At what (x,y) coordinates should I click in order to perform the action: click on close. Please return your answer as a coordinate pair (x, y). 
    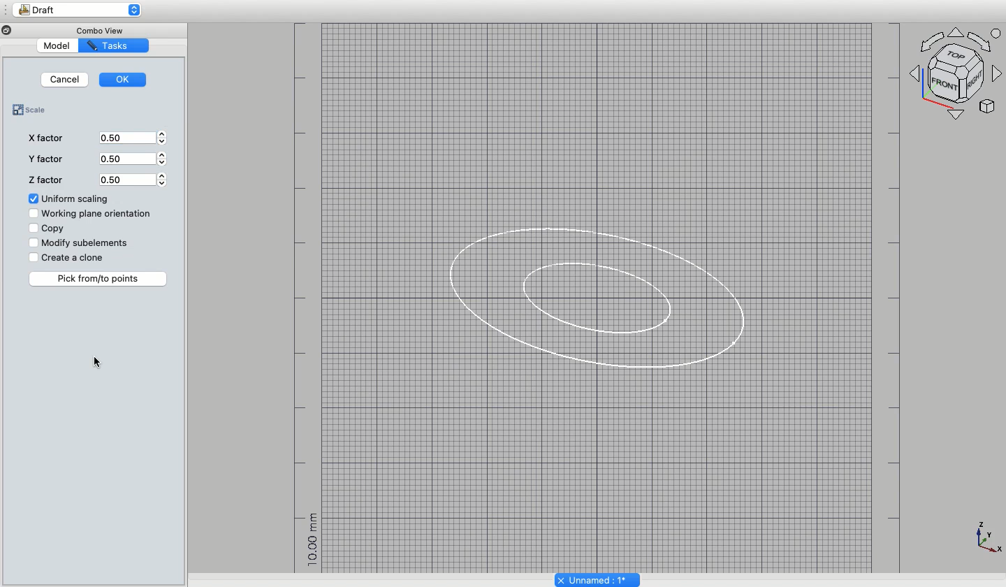
    Looking at the image, I should click on (6, 30).